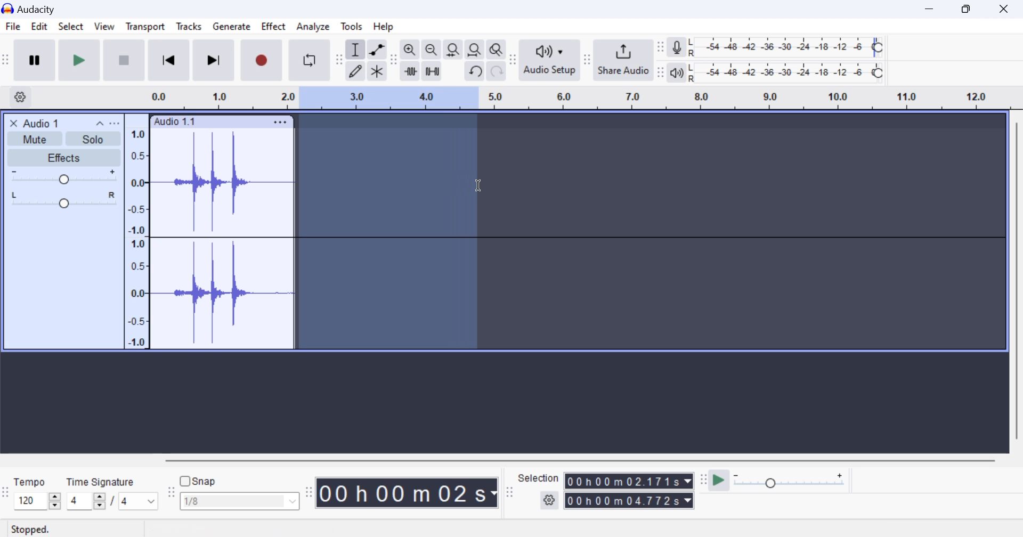 This screenshot has width=1023, height=537. Describe the element at coordinates (221, 239) in the screenshot. I see `Audio Clip` at that location.